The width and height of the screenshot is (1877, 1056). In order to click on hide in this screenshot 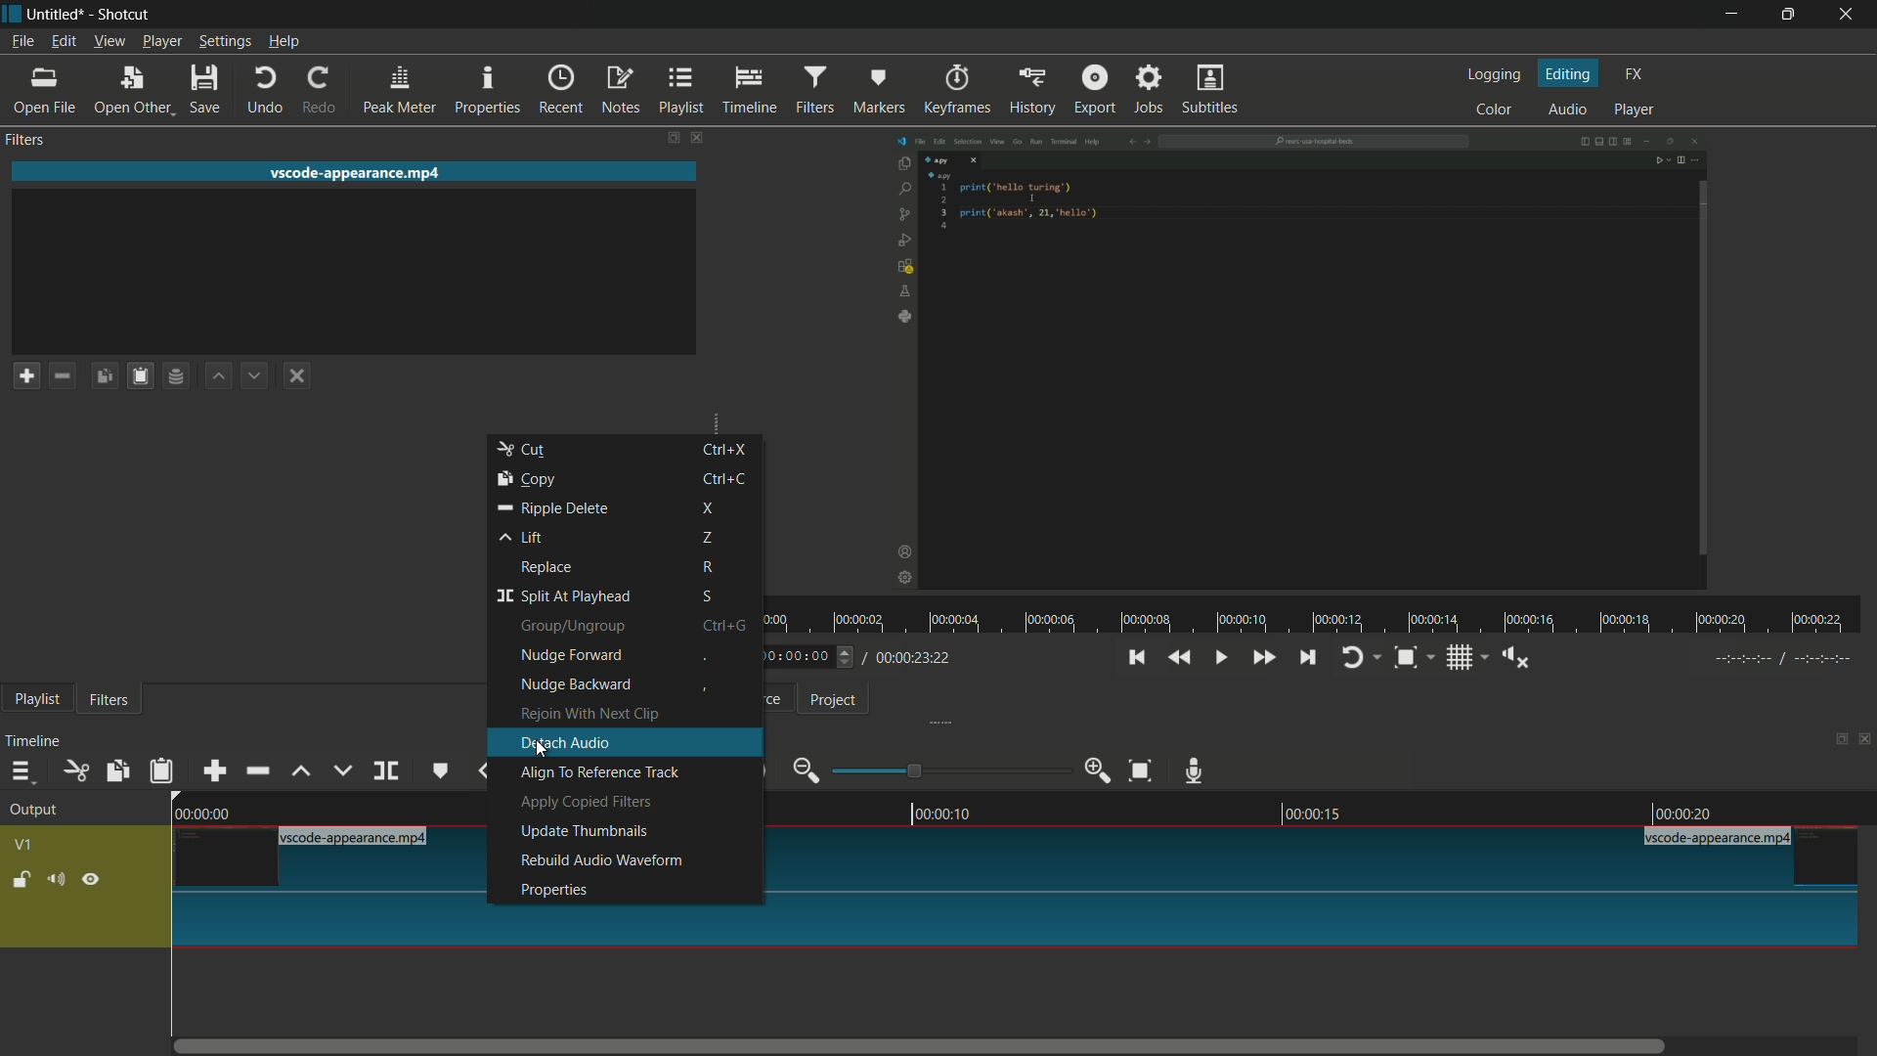, I will do `click(91, 880)`.